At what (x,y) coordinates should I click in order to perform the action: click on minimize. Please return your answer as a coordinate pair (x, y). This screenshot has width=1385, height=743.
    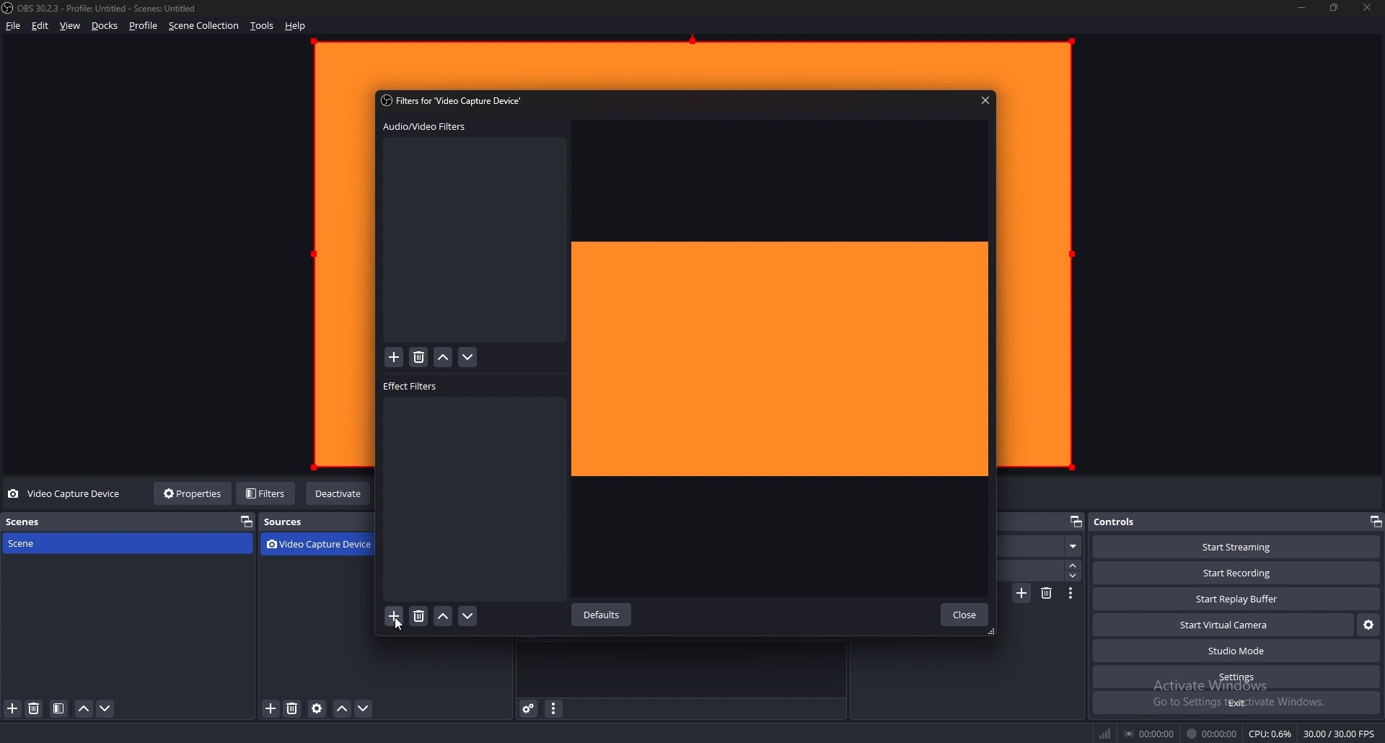
    Looking at the image, I should click on (1302, 8).